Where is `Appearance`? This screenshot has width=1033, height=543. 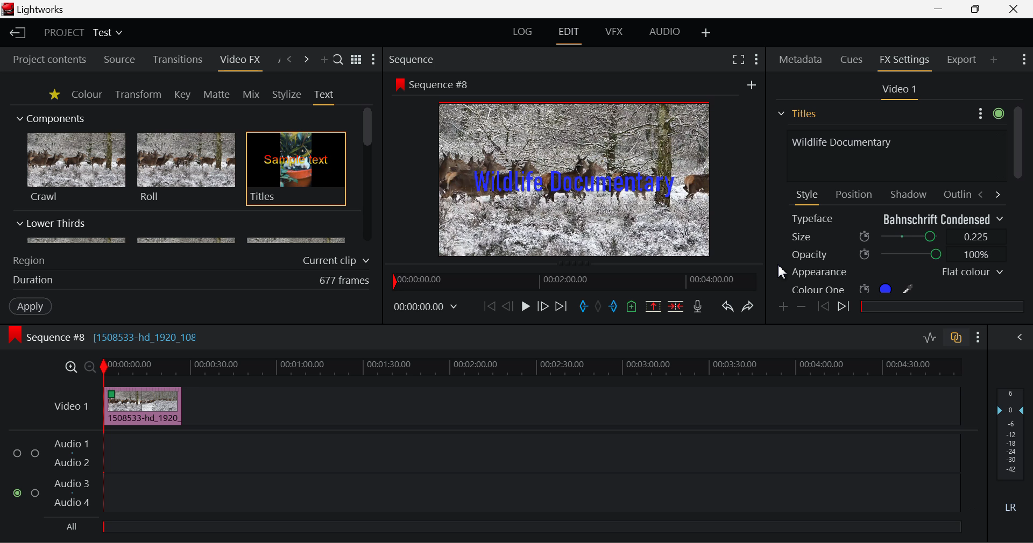
Appearance is located at coordinates (896, 272).